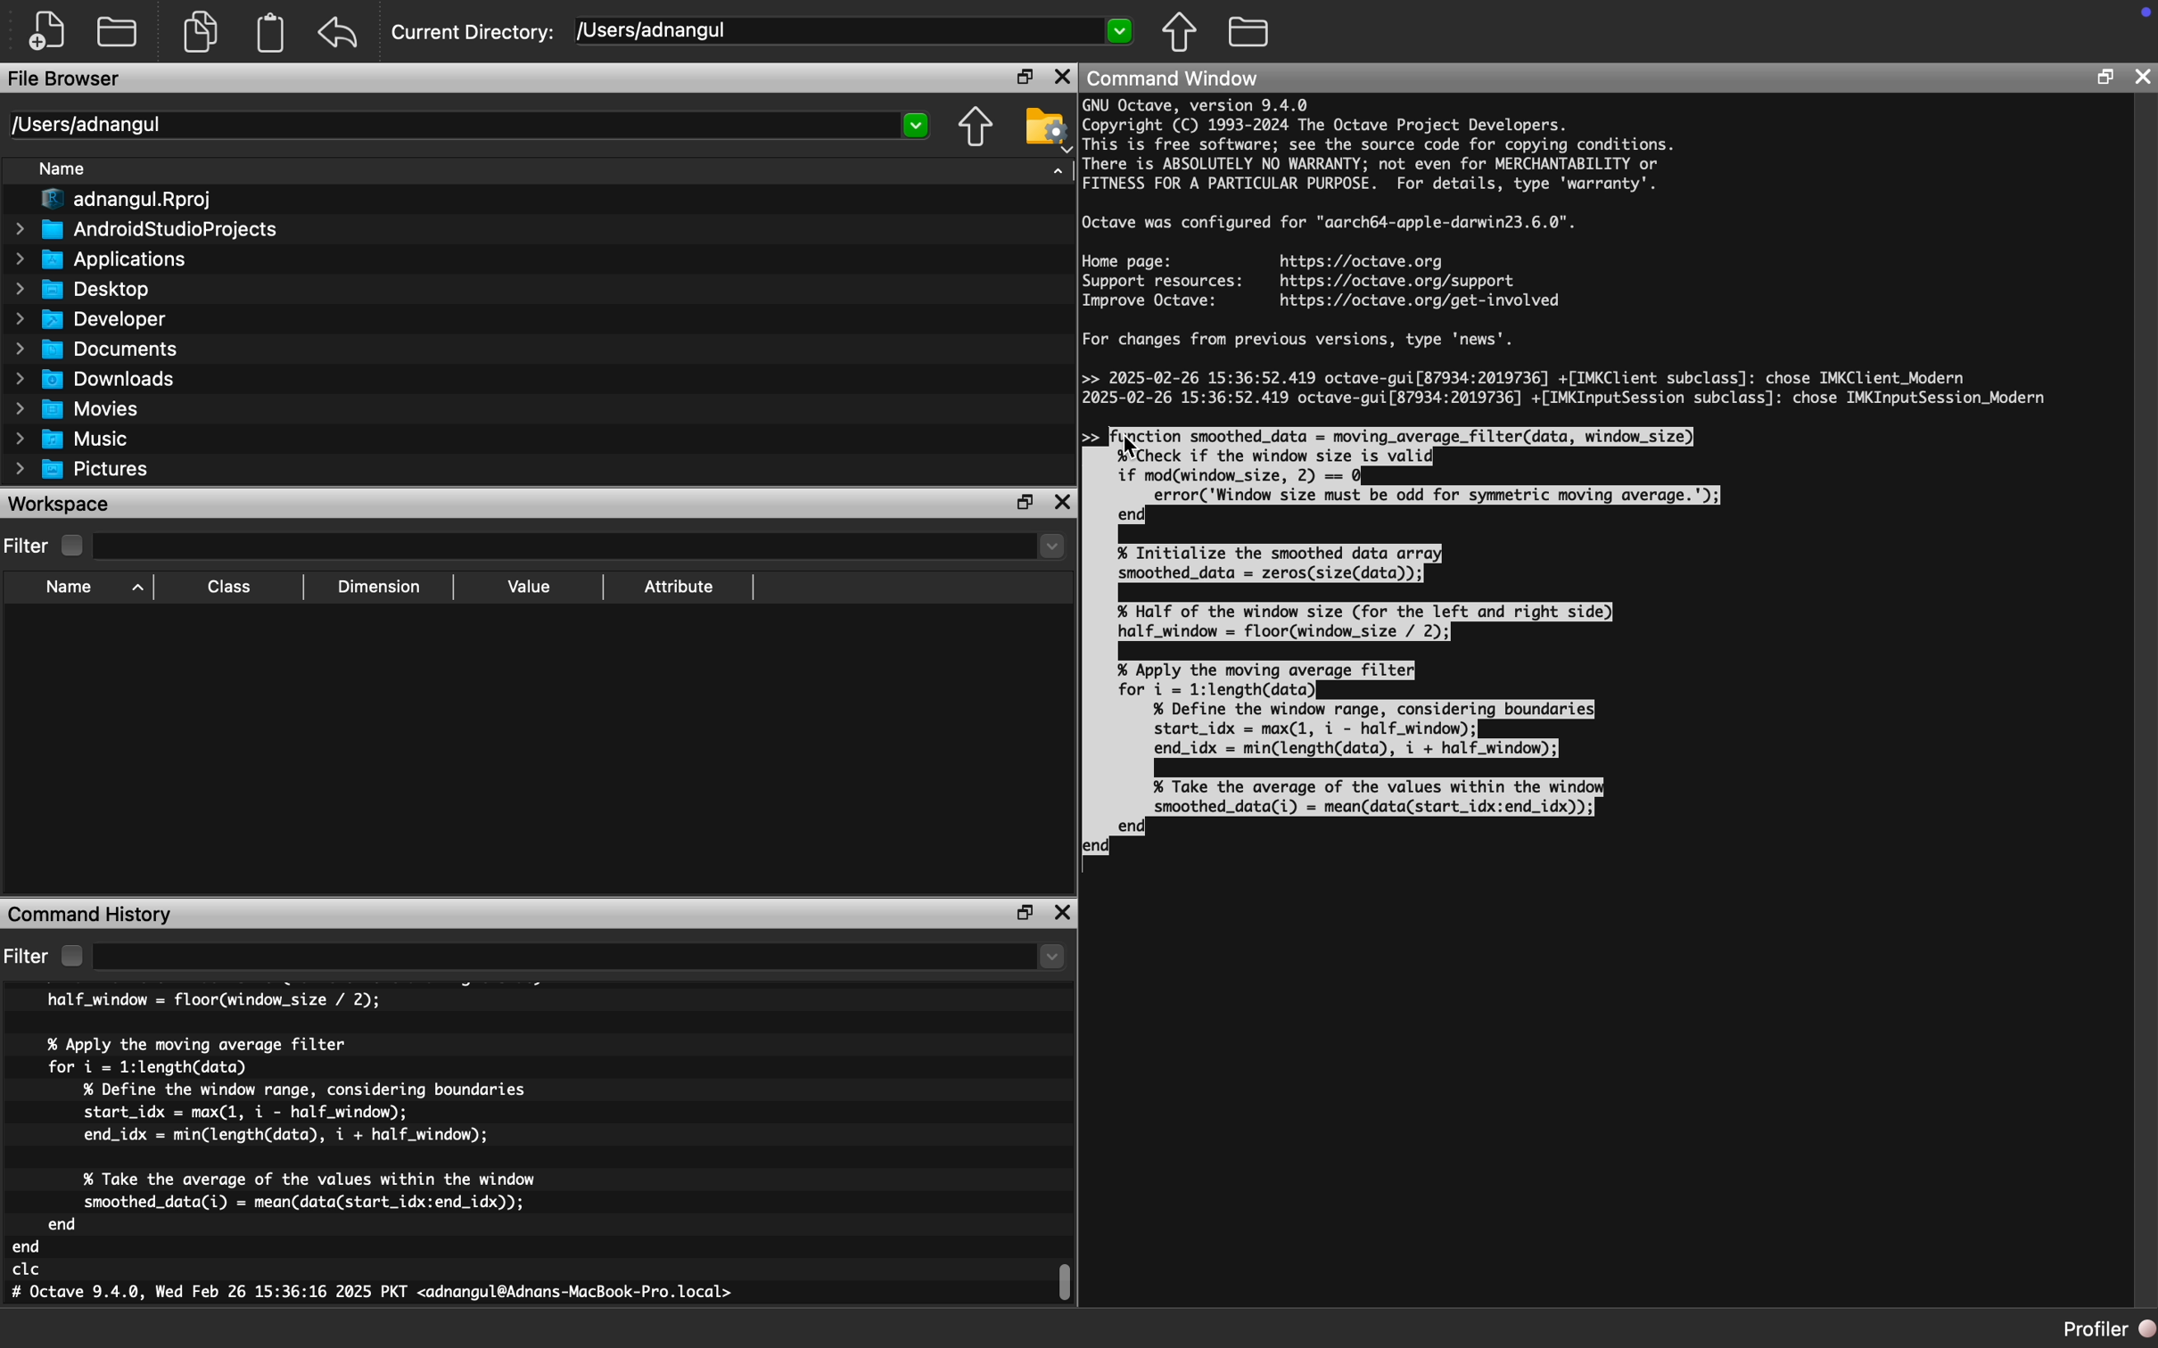 The image size is (2158, 1348). Describe the element at coordinates (72, 956) in the screenshot. I see `Checkbox` at that location.